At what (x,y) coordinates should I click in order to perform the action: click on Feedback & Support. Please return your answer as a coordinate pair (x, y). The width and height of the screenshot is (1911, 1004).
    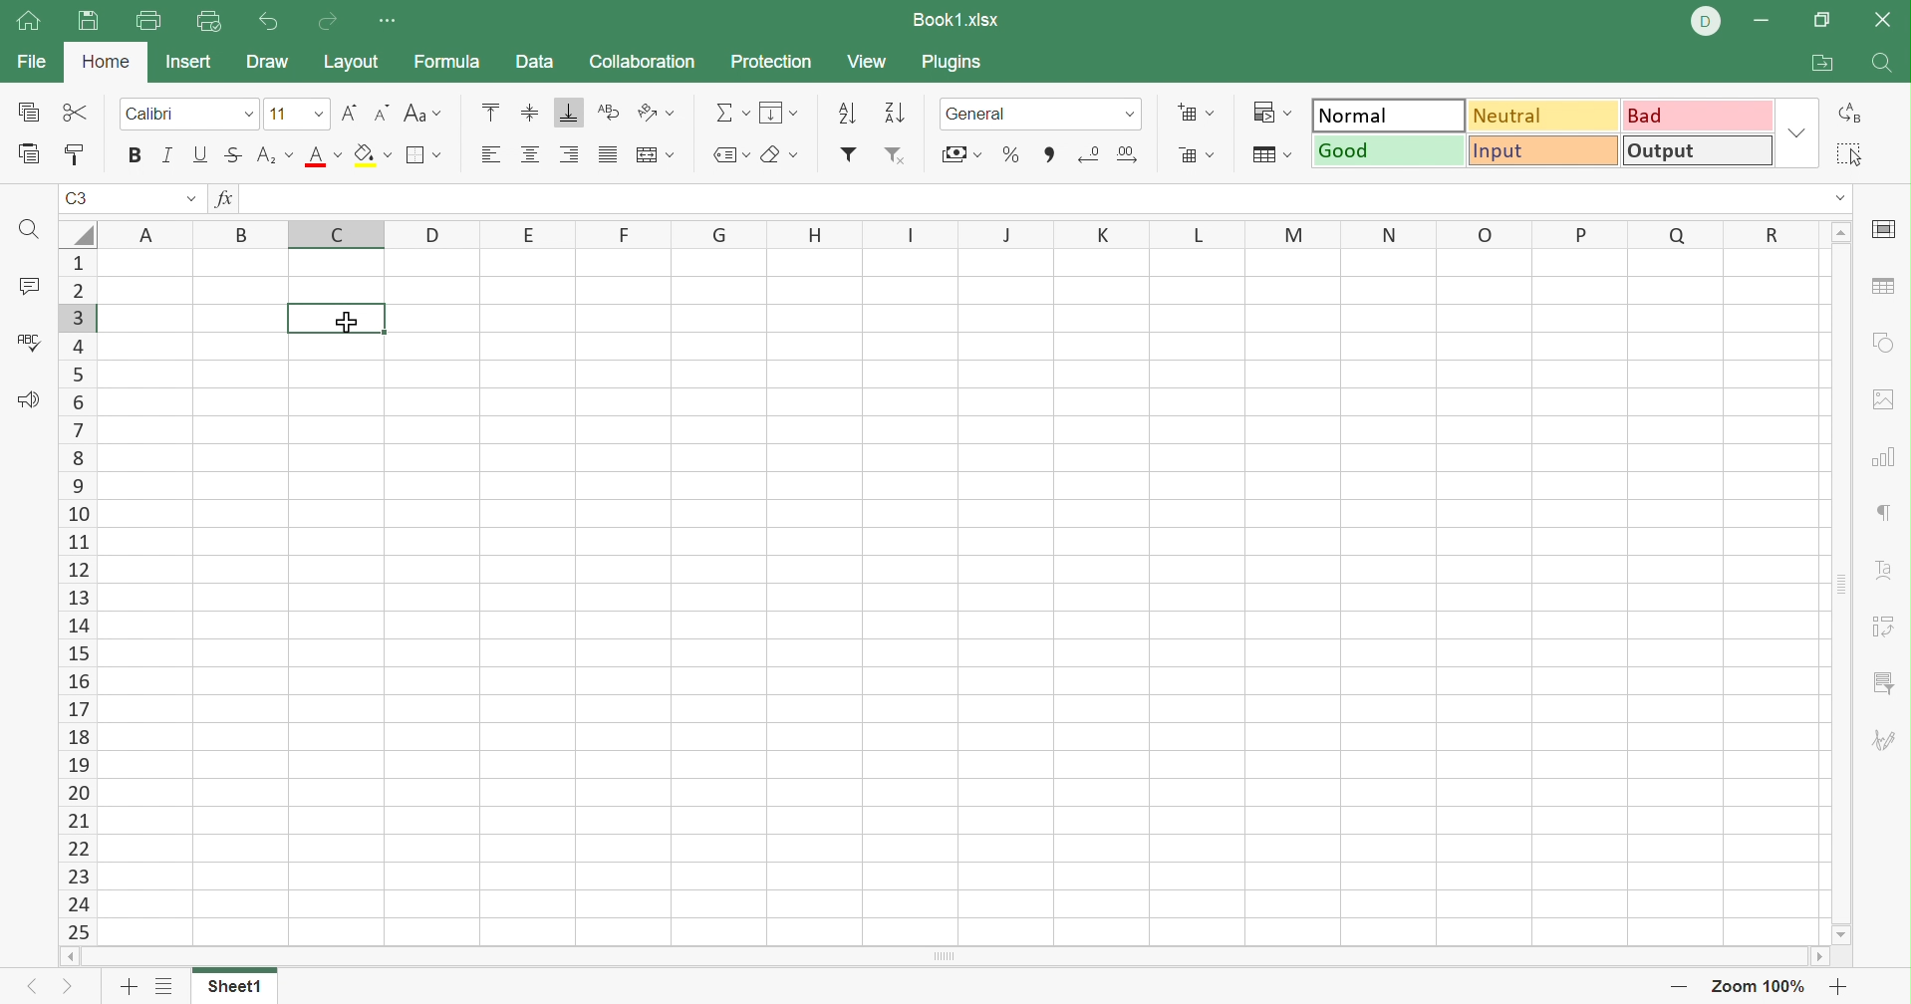
    Looking at the image, I should click on (31, 402).